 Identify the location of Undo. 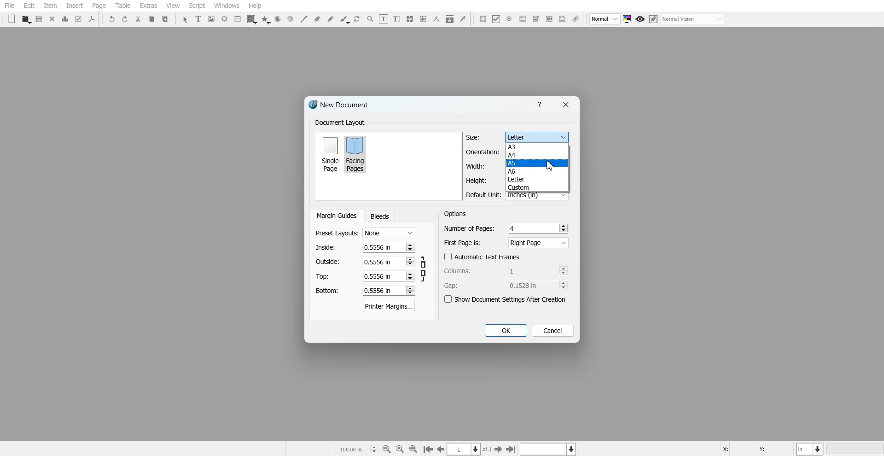
(112, 19).